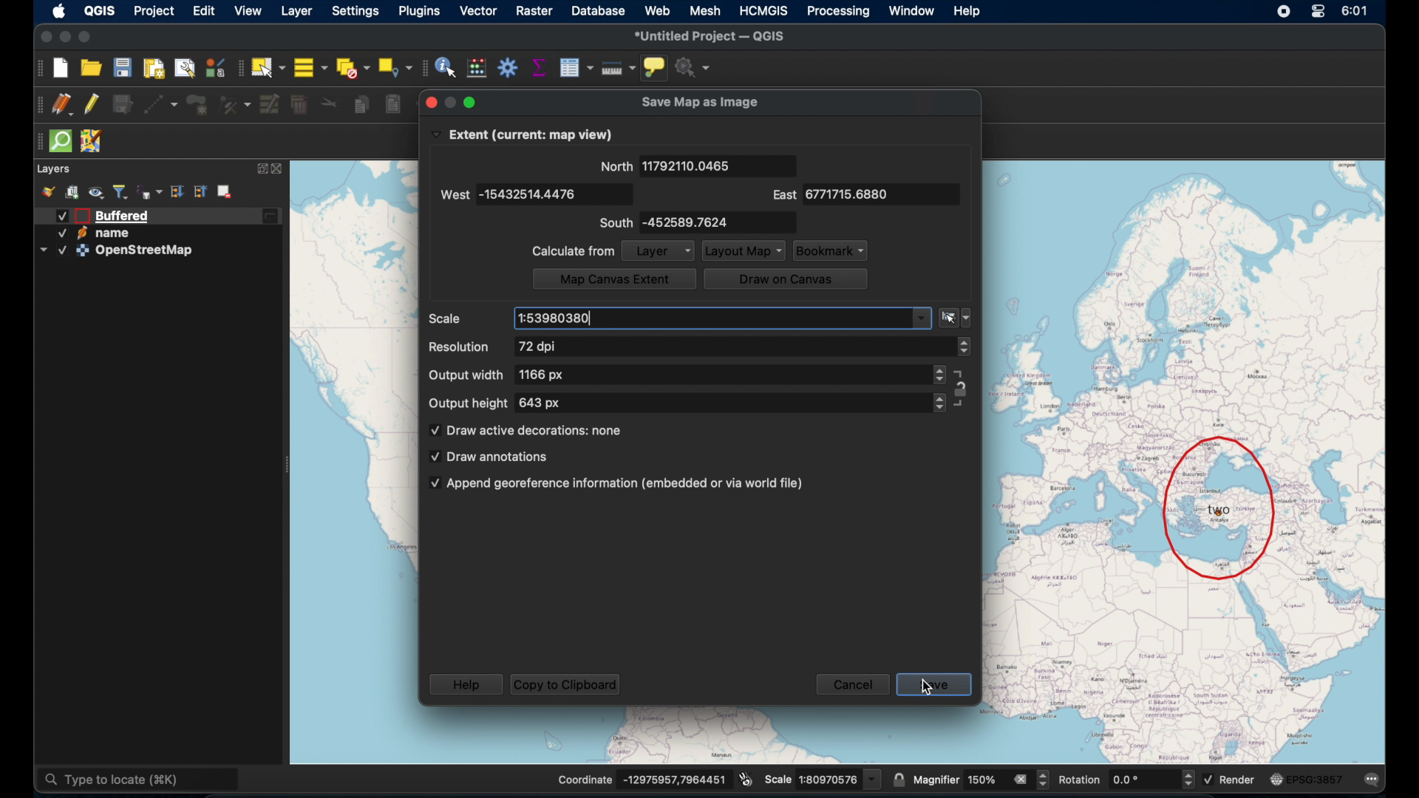 Image resolution: width=1419 pixels, height=798 pixels. I want to click on remove layer/group, so click(228, 192).